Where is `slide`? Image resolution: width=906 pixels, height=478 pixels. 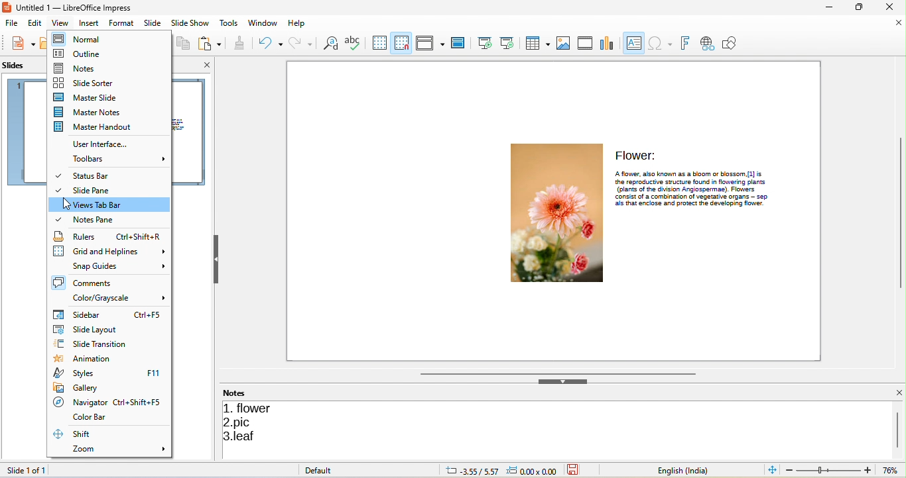
slide is located at coordinates (151, 23).